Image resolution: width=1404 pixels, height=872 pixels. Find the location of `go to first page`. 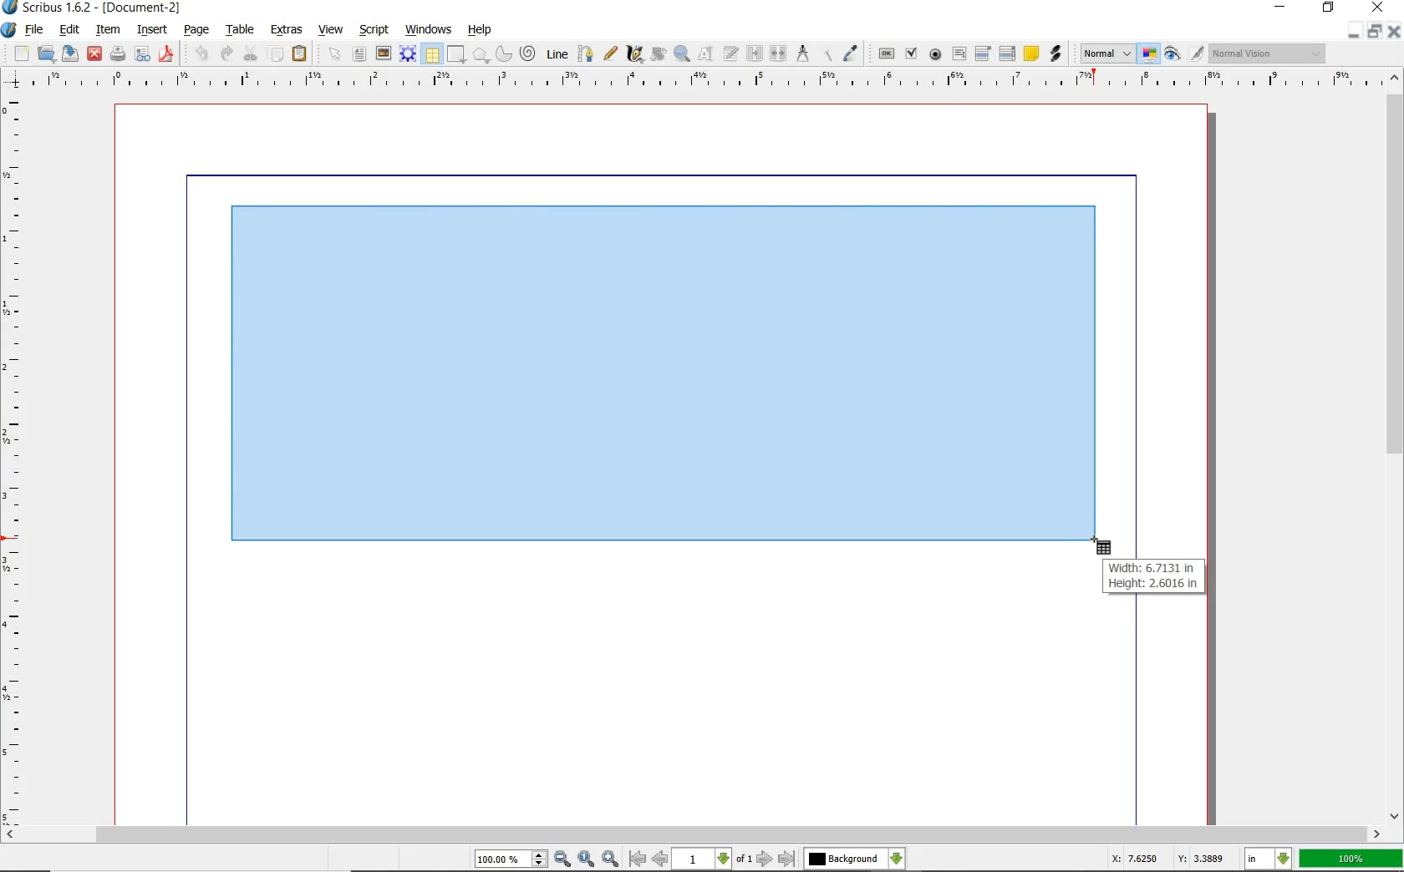

go to first page is located at coordinates (637, 859).